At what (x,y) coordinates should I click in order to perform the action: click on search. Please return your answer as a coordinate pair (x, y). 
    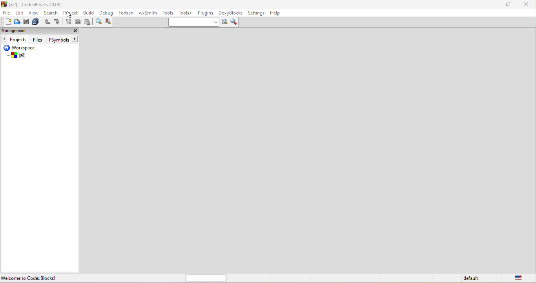
    Looking at the image, I should click on (51, 12).